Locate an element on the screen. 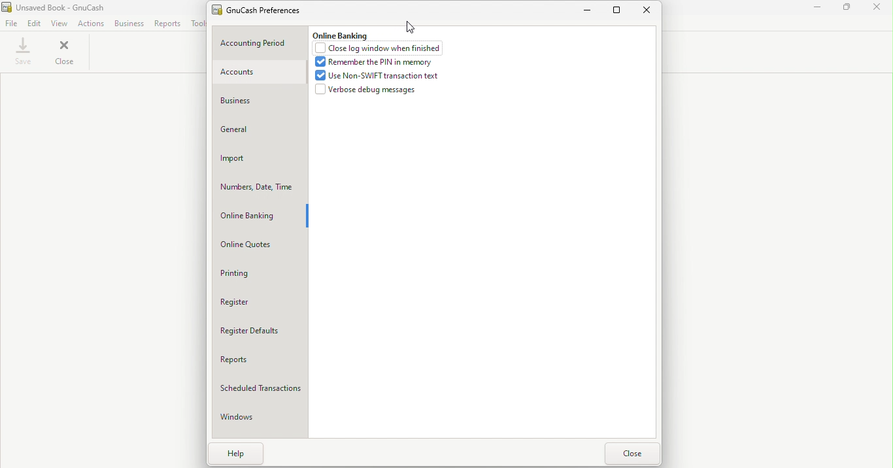 The width and height of the screenshot is (893, 468). Reports is located at coordinates (261, 359).